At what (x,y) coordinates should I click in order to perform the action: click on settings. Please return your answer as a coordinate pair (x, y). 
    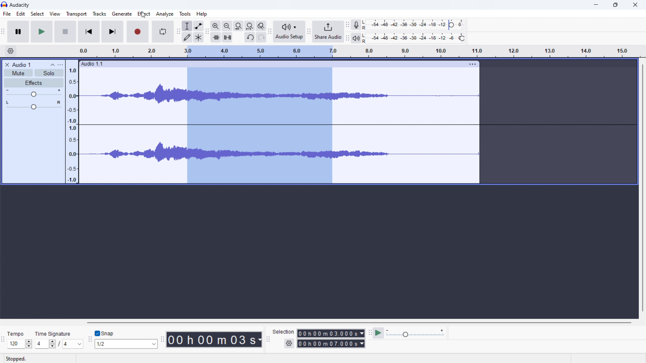
    Looking at the image, I should click on (289, 344).